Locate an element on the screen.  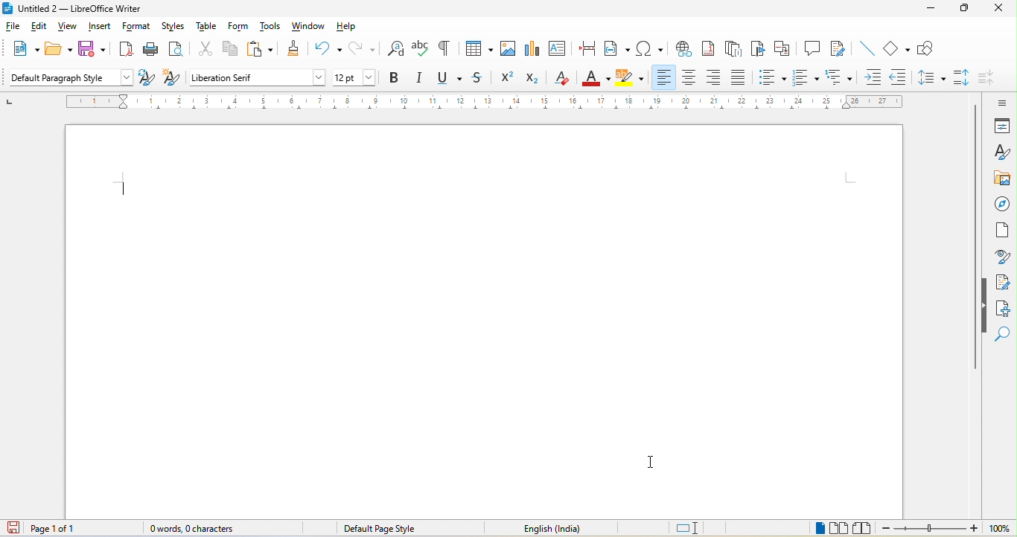
format is located at coordinates (138, 28).